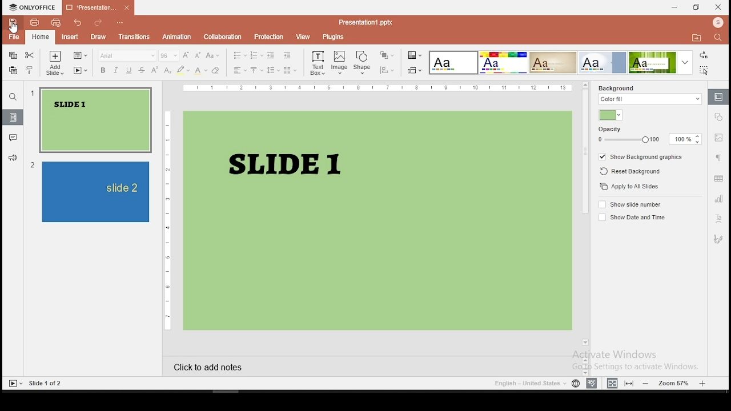 The width and height of the screenshot is (731, 411). I want to click on change color theme, so click(415, 55).